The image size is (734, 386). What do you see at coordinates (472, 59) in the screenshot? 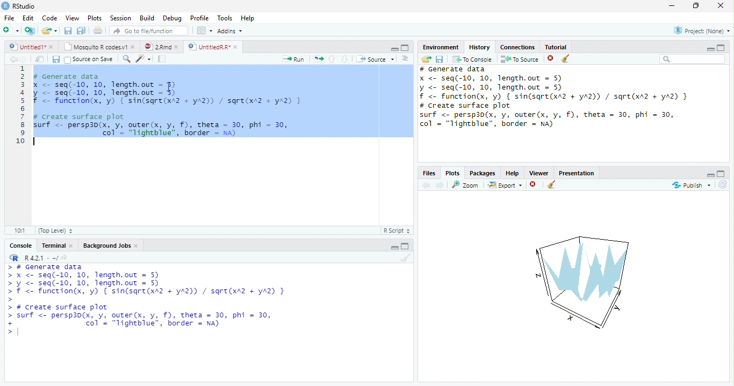
I see `To Console` at bounding box center [472, 59].